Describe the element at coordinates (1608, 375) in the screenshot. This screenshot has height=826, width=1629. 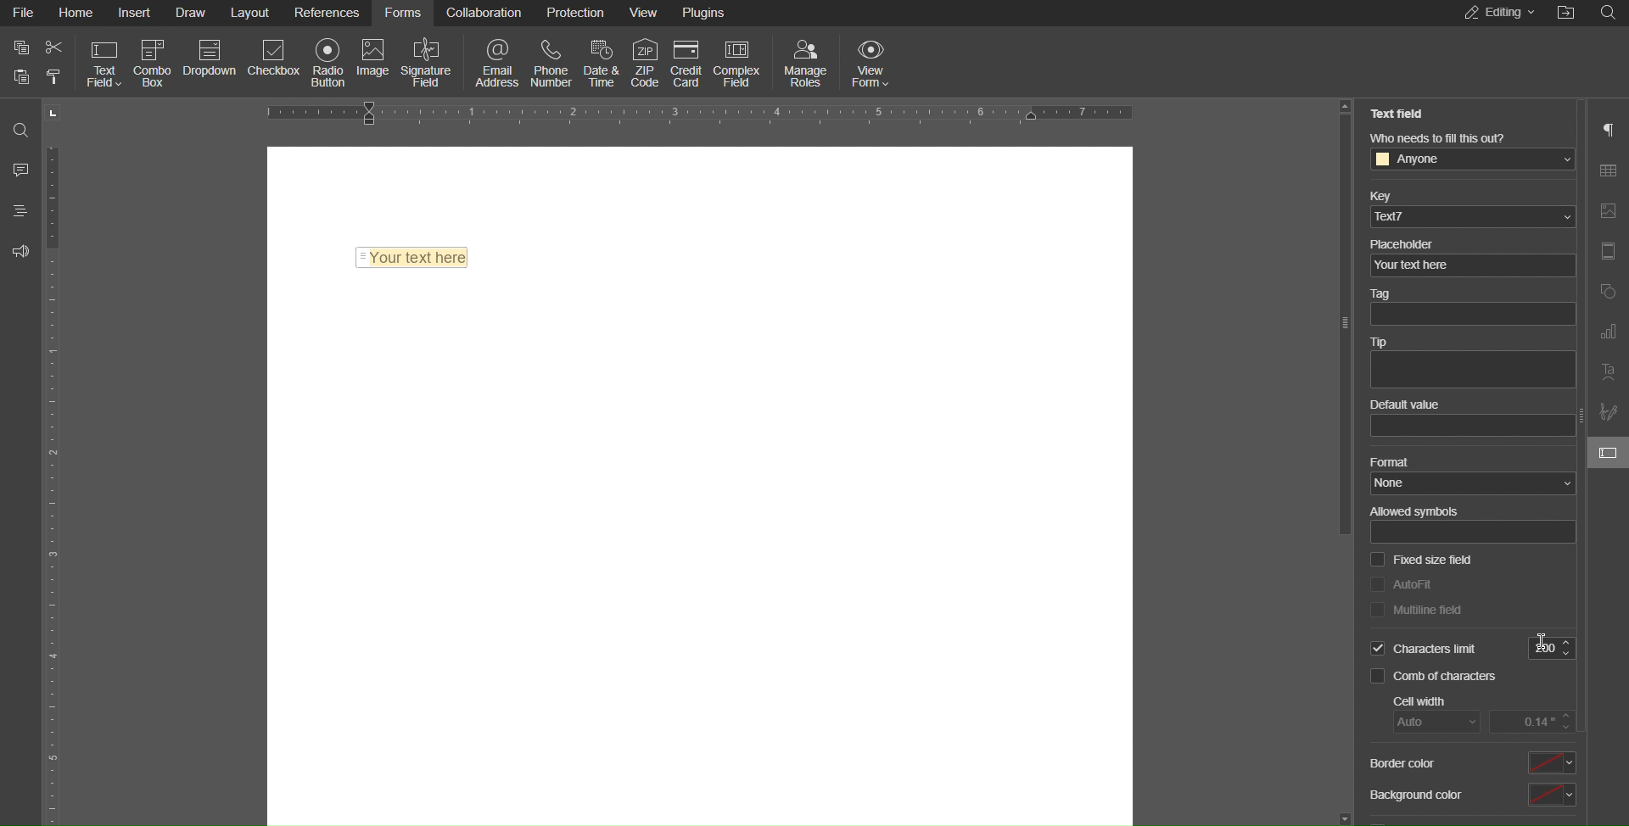
I see `Text Art` at that location.